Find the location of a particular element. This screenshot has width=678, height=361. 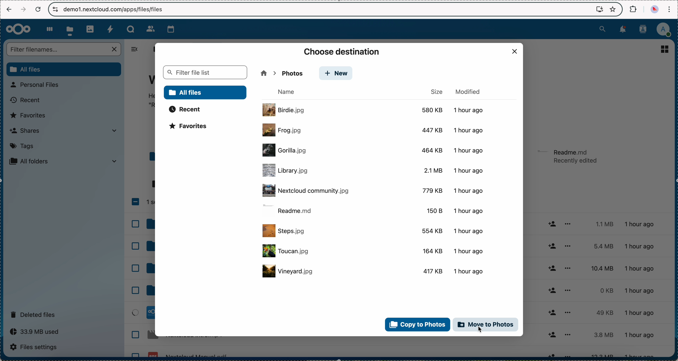

shares is located at coordinates (63, 131).